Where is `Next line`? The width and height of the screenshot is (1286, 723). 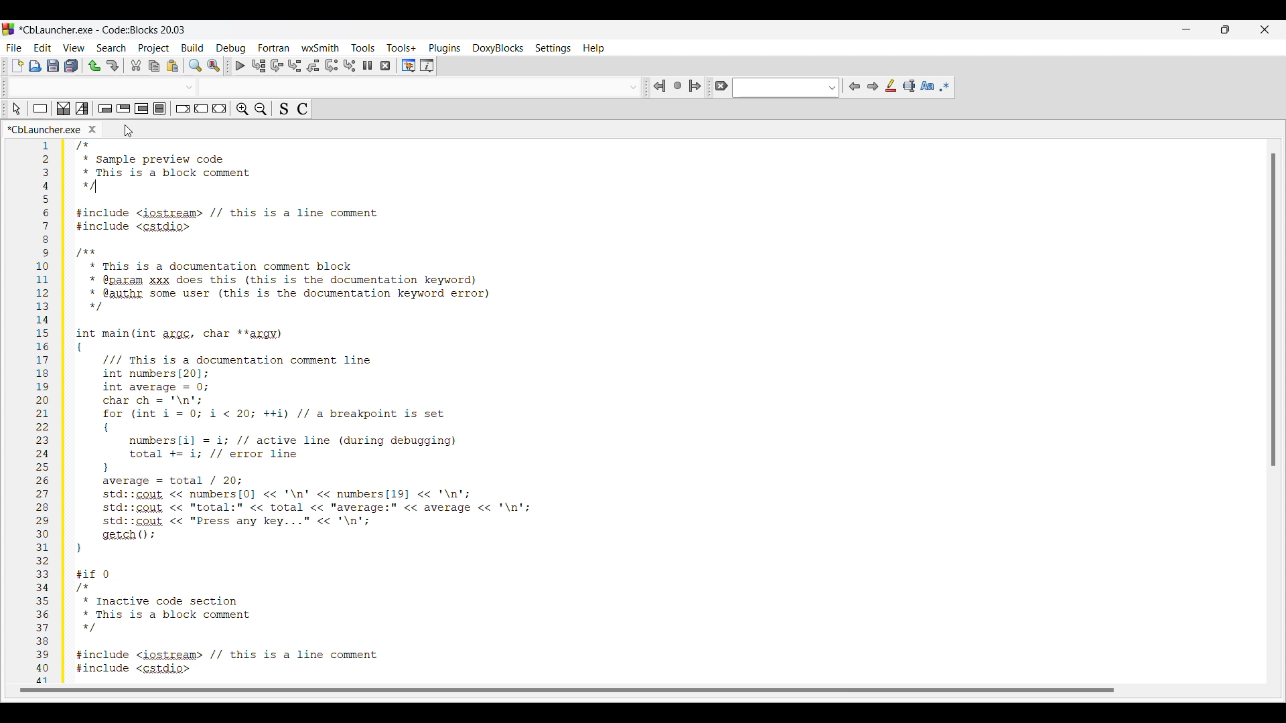
Next line is located at coordinates (277, 66).